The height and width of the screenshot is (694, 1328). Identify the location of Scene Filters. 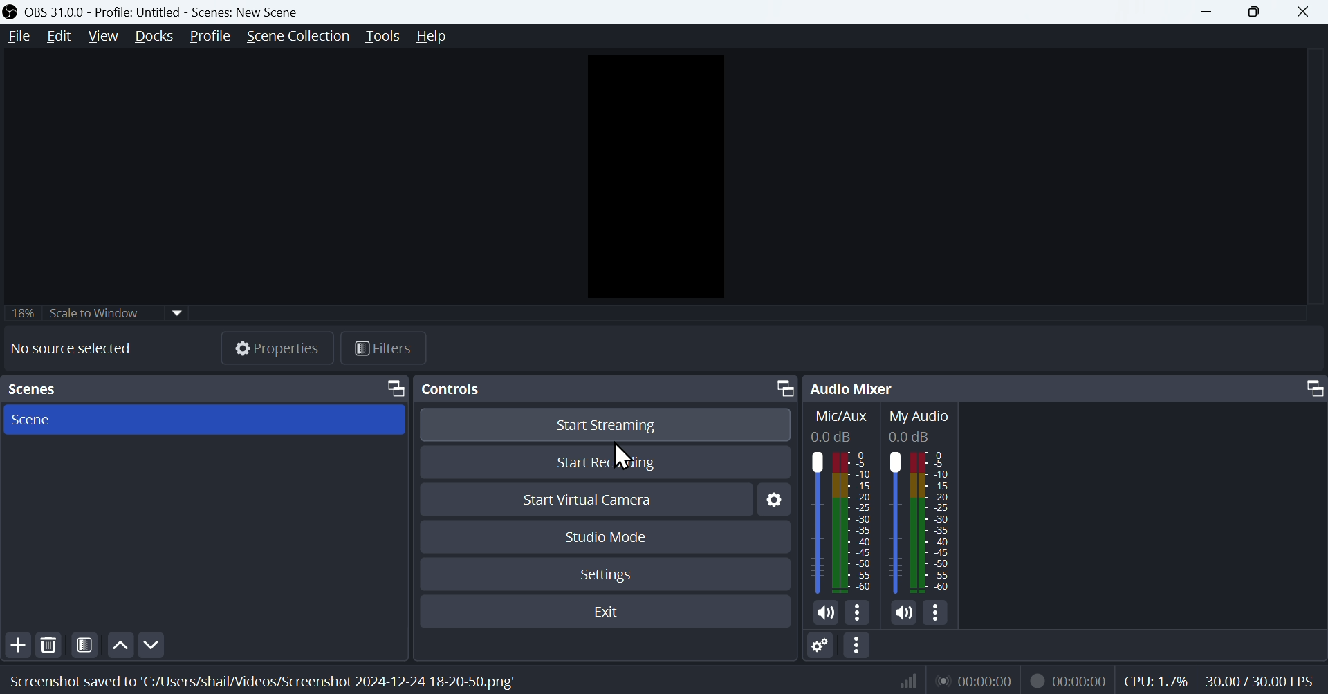
(82, 644).